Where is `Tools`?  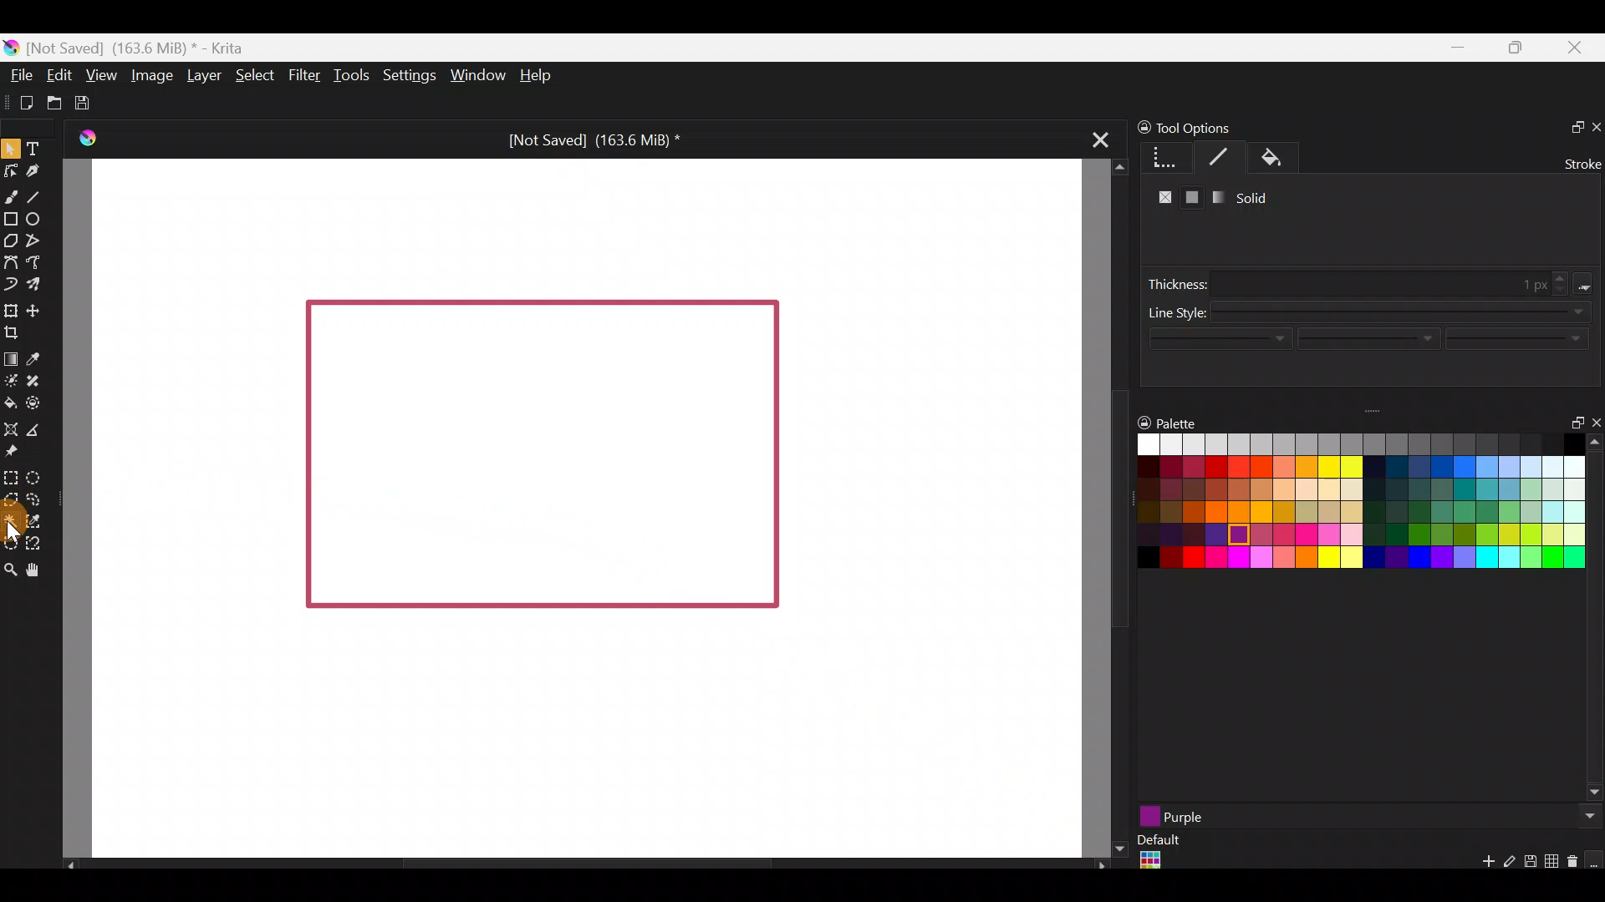 Tools is located at coordinates (348, 78).